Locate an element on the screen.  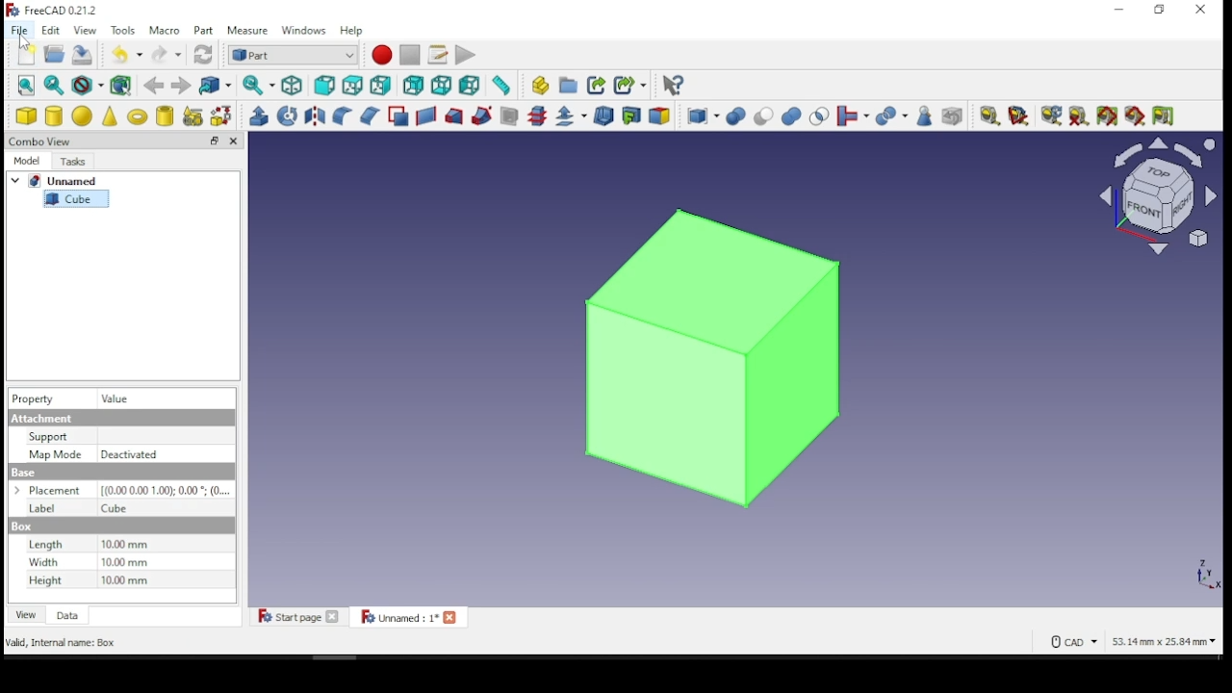
extrude is located at coordinates (259, 116).